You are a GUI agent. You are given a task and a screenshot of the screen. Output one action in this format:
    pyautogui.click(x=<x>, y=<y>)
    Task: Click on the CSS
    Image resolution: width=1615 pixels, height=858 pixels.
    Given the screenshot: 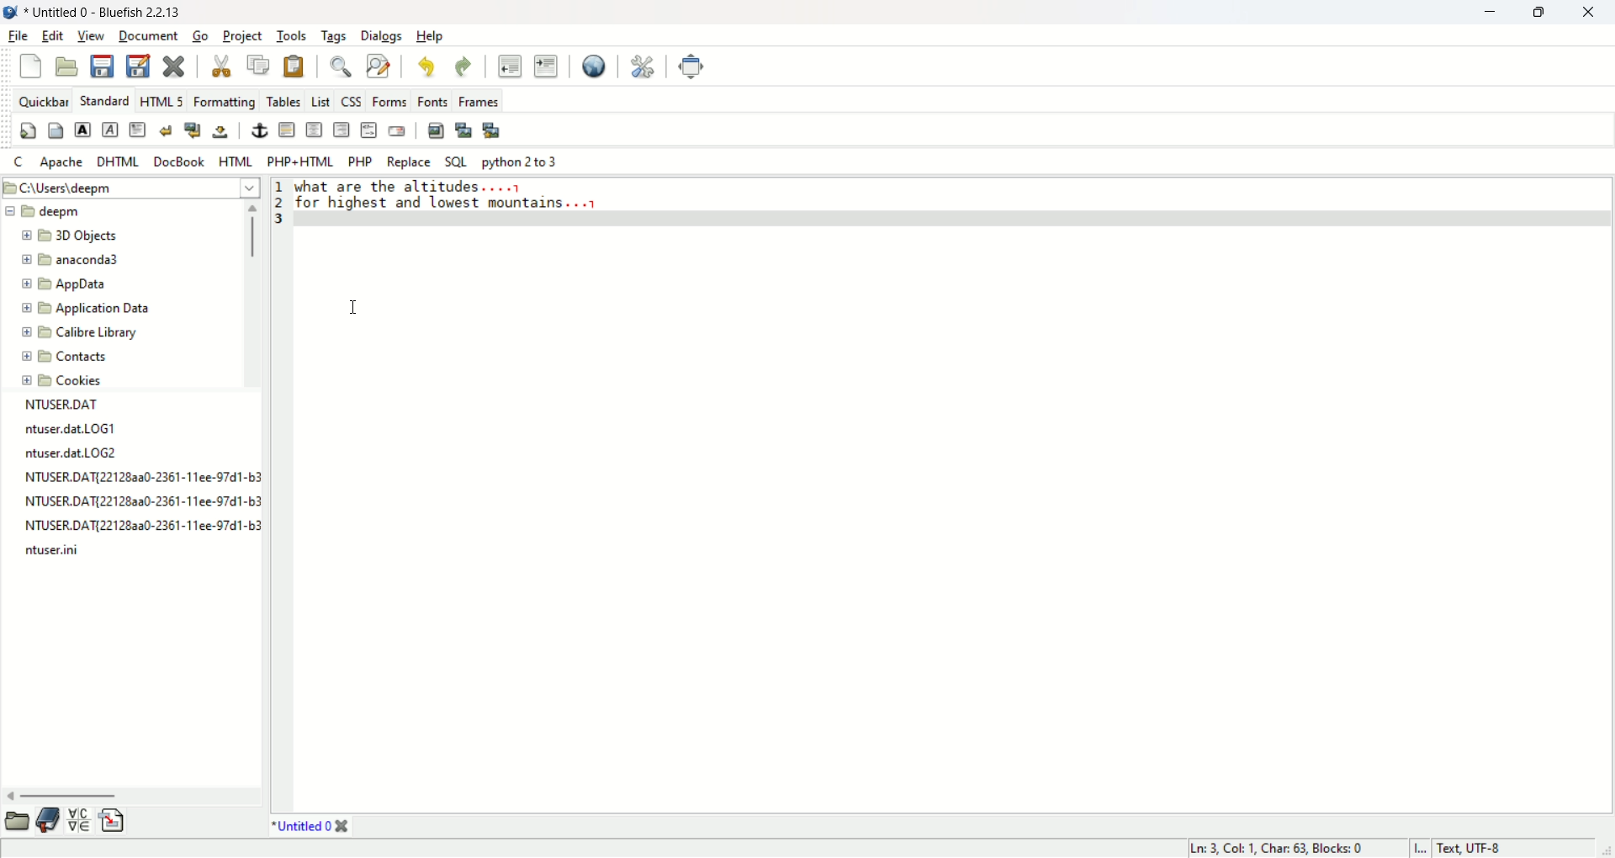 What is the action you would take?
    pyautogui.click(x=350, y=98)
    